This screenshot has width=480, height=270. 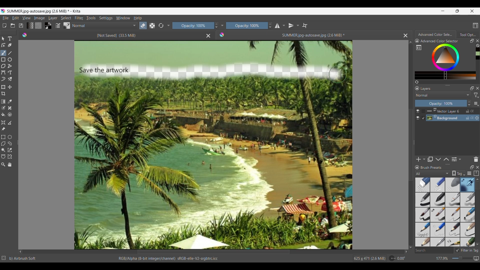 What do you see at coordinates (3, 45) in the screenshot?
I see `Edit shapes tool` at bounding box center [3, 45].